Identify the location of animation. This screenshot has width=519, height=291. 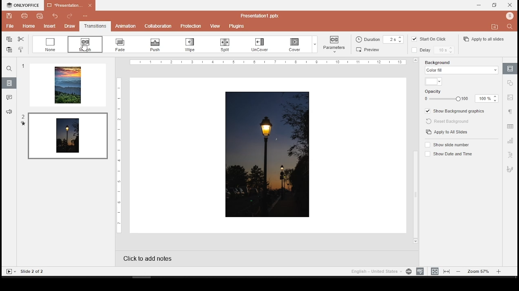
(126, 26).